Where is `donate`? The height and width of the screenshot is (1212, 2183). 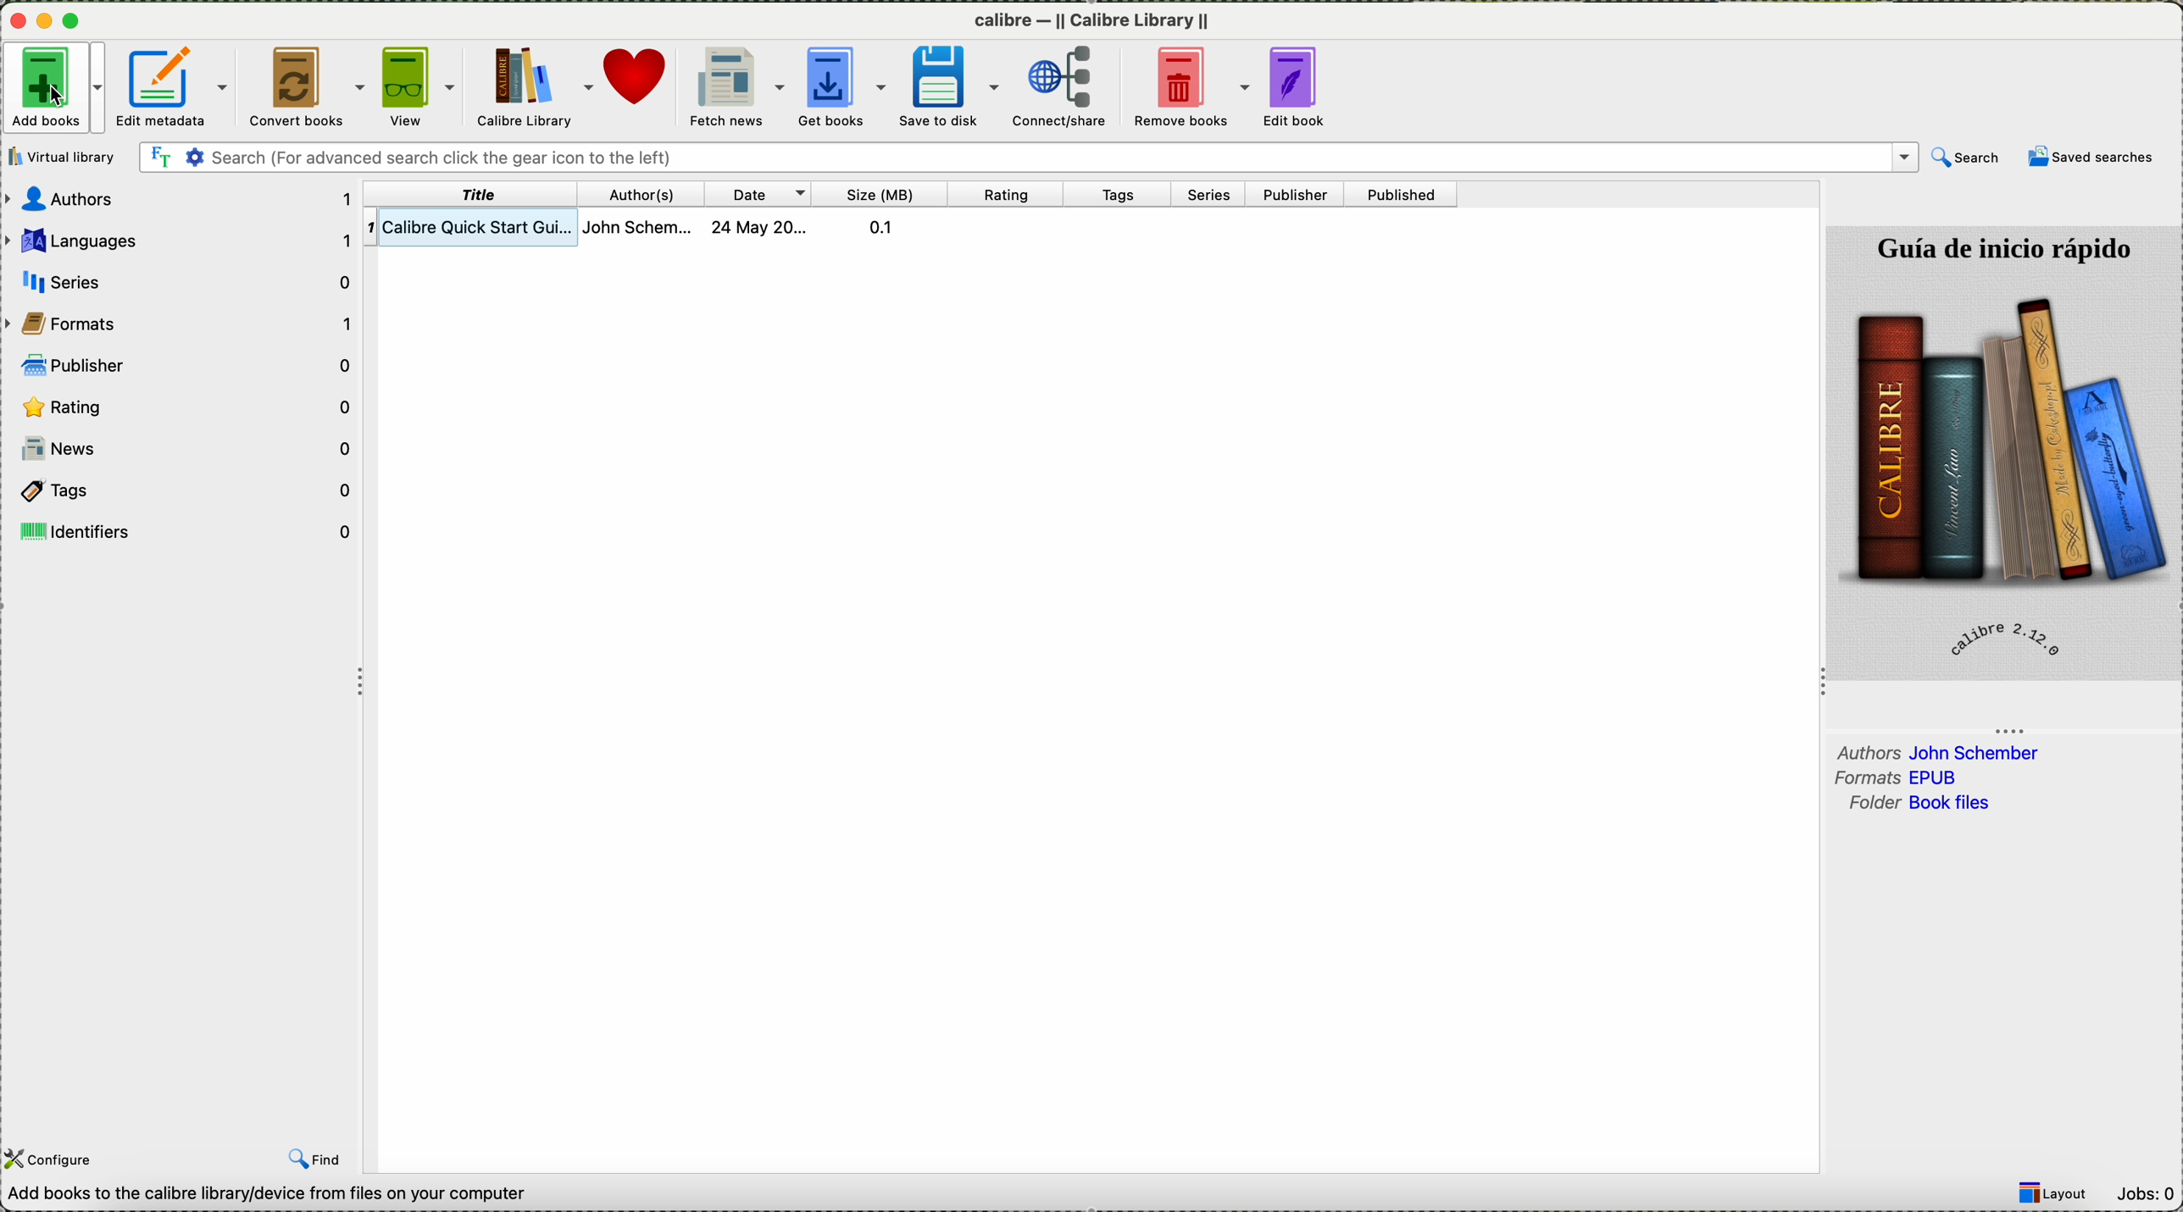
donate is located at coordinates (642, 88).